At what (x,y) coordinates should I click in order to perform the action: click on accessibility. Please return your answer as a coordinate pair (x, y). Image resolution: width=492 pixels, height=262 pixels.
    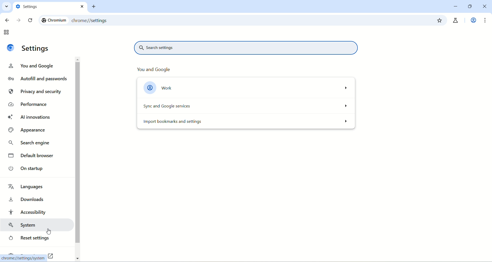
    Looking at the image, I should click on (28, 211).